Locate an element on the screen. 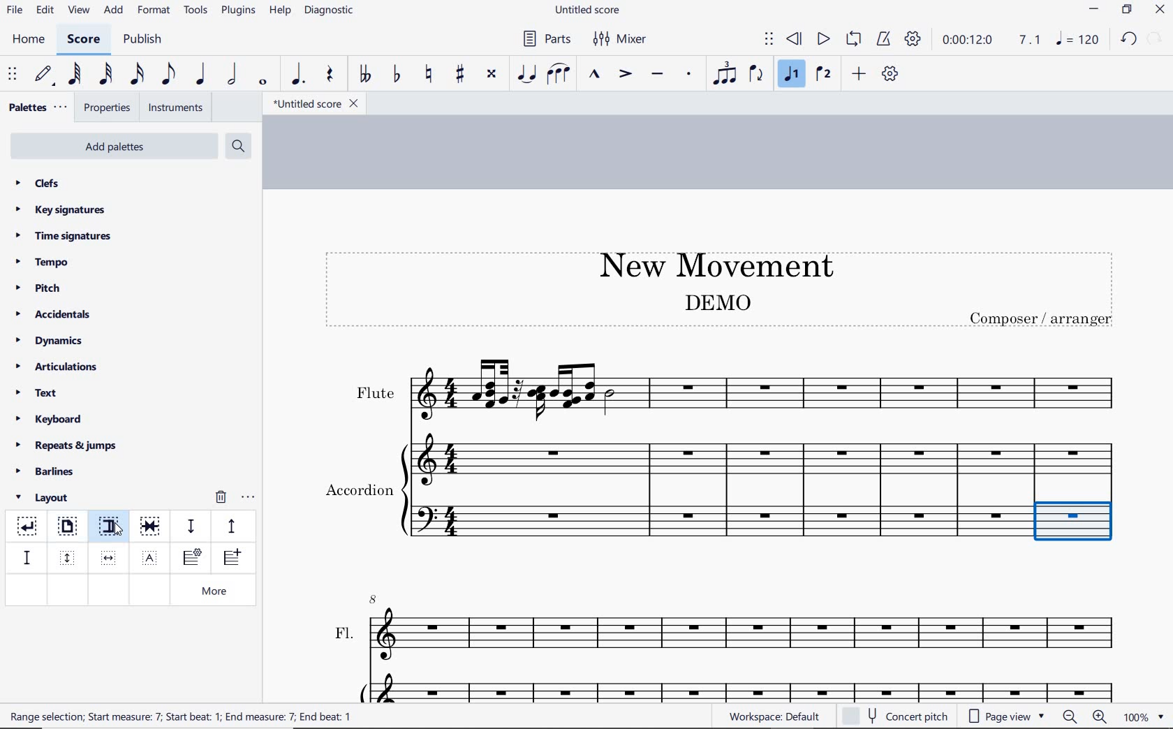 This screenshot has height=729, width=1173. pitch is located at coordinates (43, 288).